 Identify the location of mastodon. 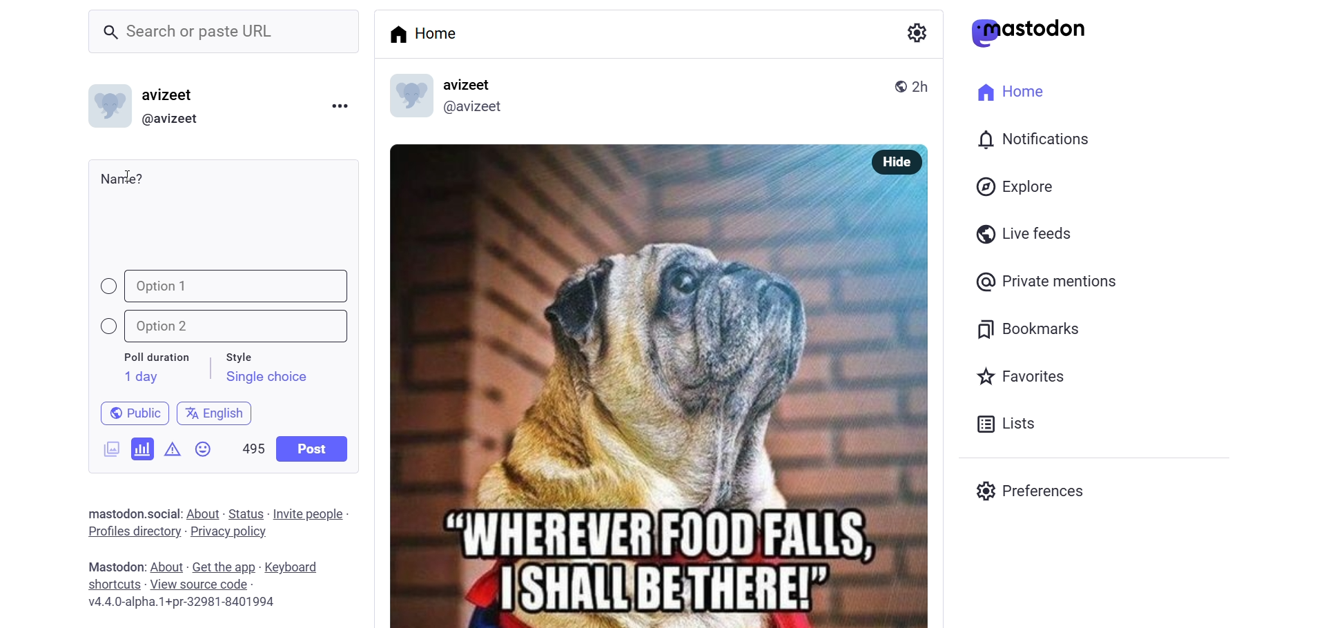
(113, 566).